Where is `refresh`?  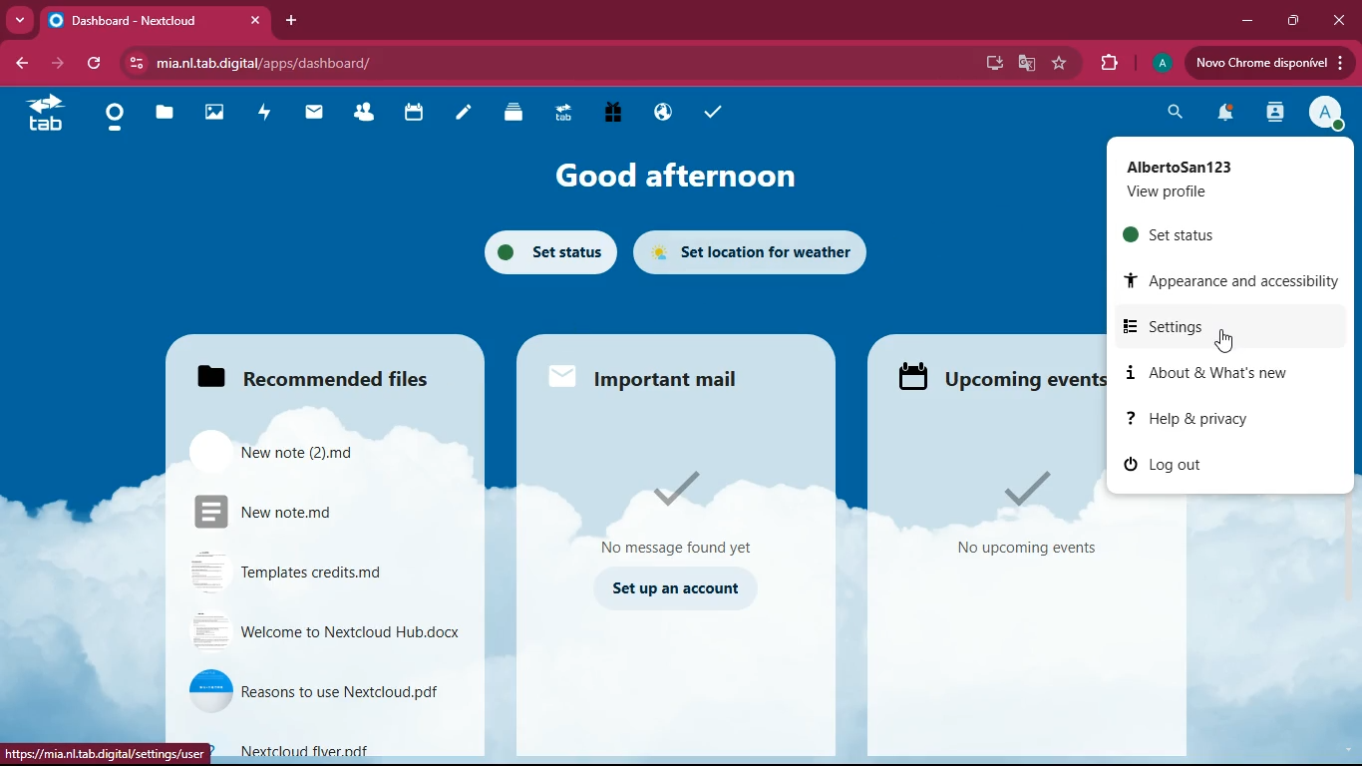 refresh is located at coordinates (97, 62).